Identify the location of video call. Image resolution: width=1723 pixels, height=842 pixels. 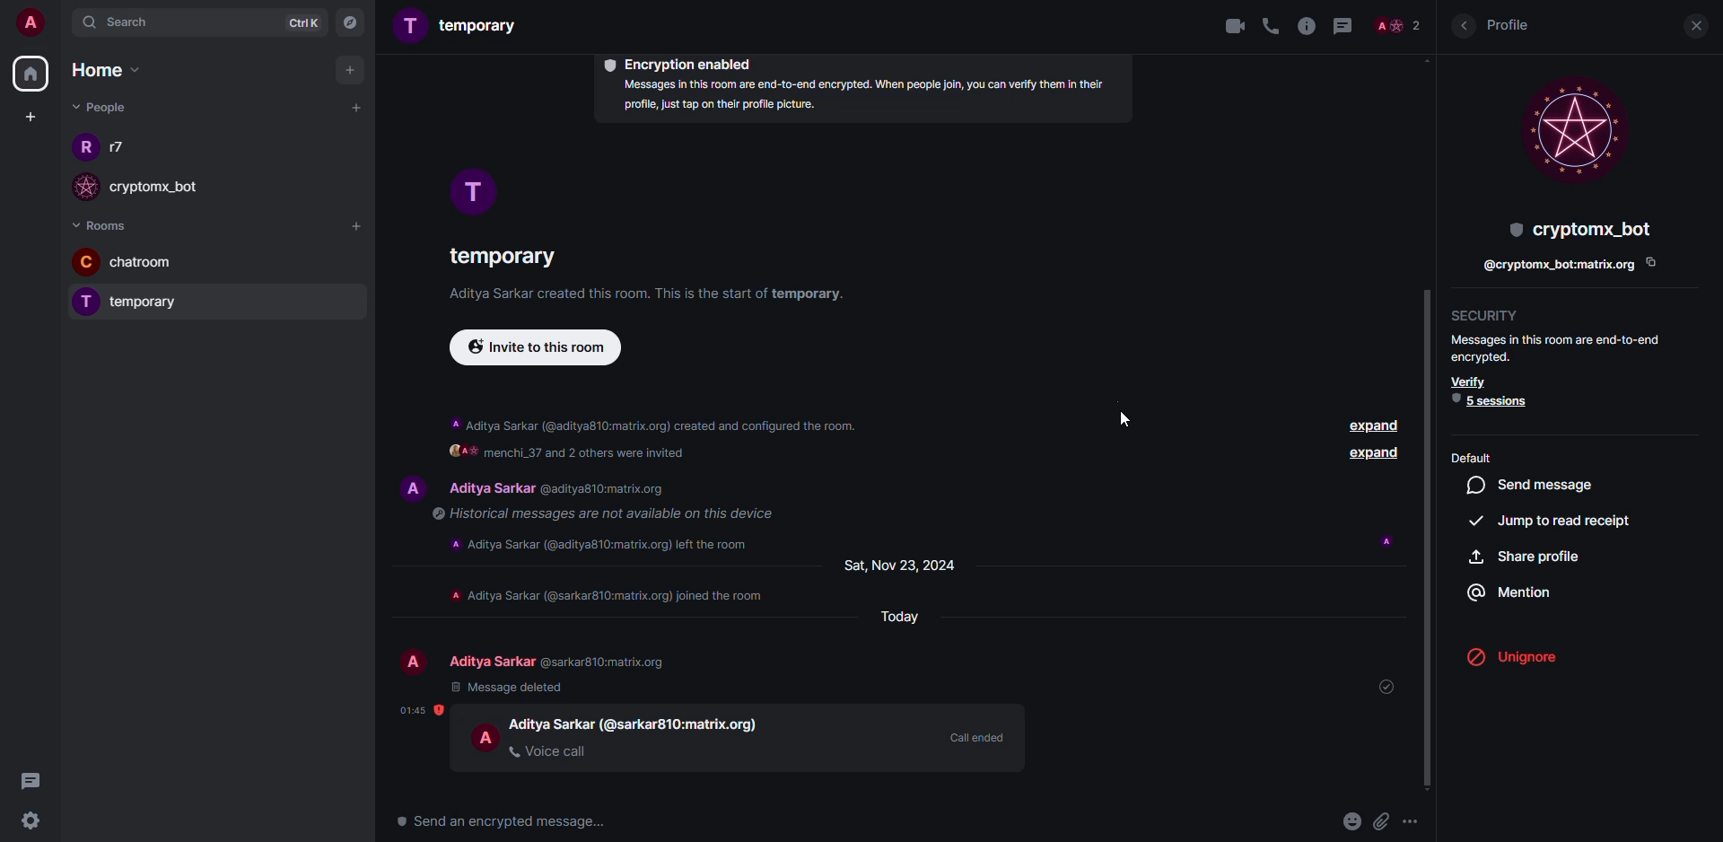
(1227, 25).